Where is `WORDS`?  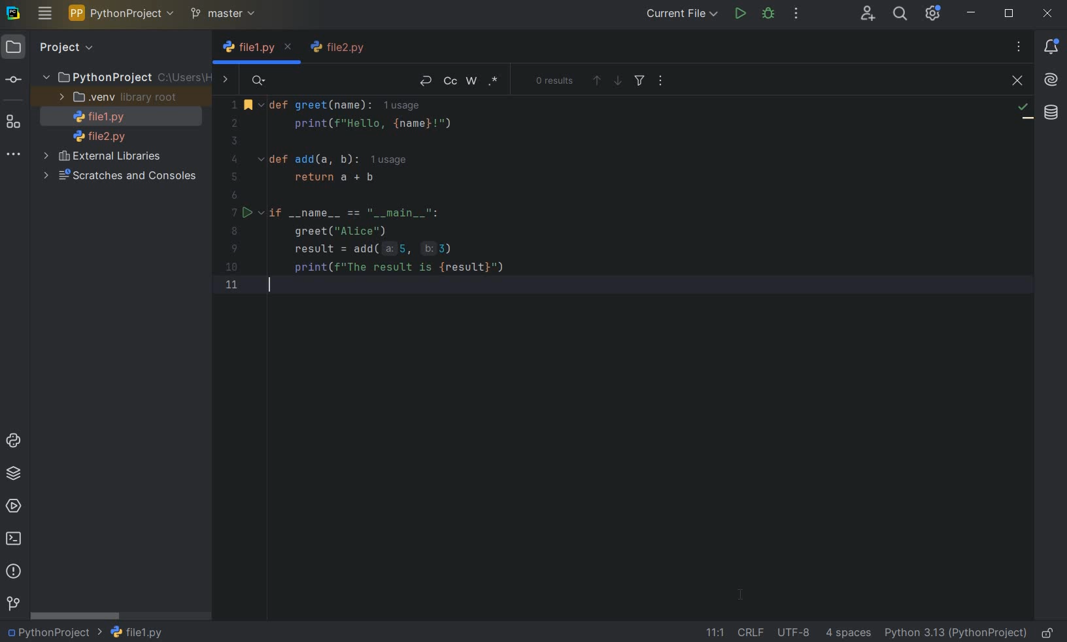 WORDS is located at coordinates (473, 82).